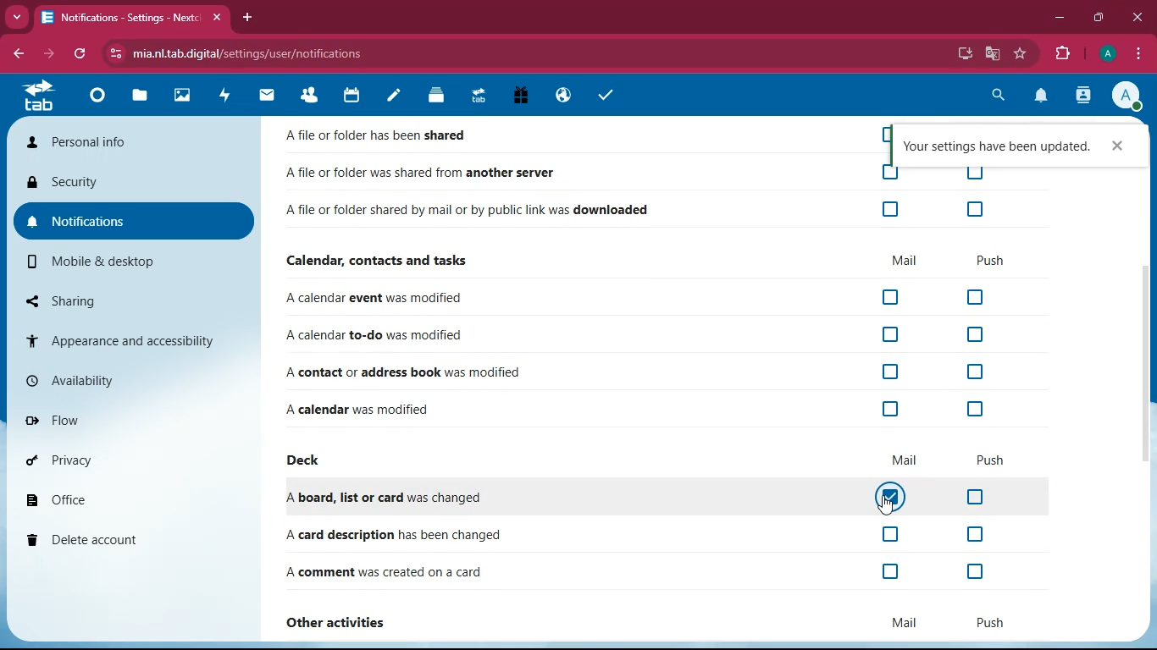 The height and width of the screenshot is (650, 1157). What do you see at coordinates (248, 17) in the screenshot?
I see `add tab` at bounding box center [248, 17].